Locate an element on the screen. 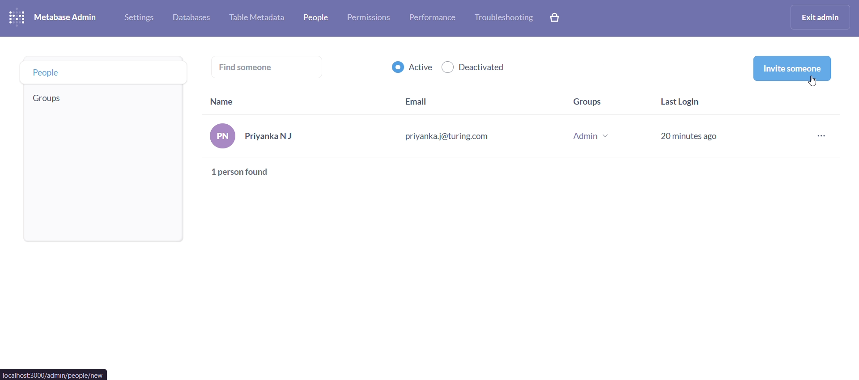  metabase admin is located at coordinates (69, 18).